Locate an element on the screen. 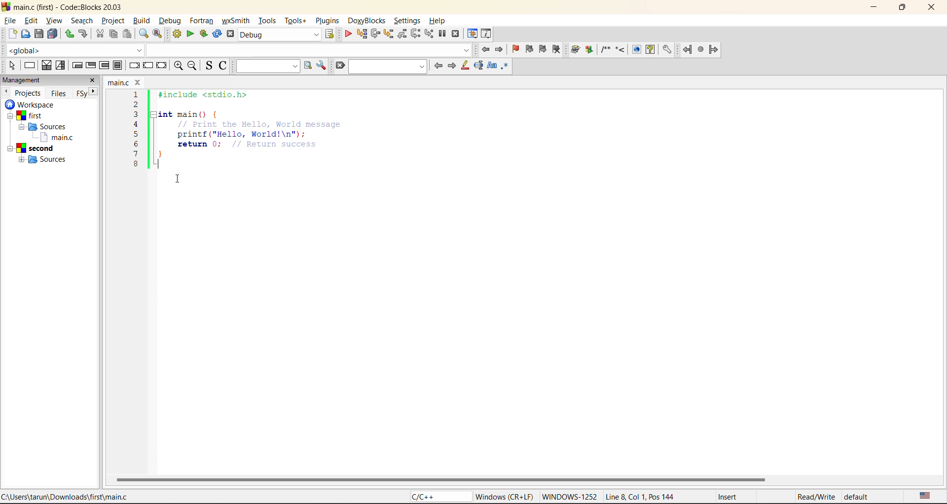  find is located at coordinates (143, 34).